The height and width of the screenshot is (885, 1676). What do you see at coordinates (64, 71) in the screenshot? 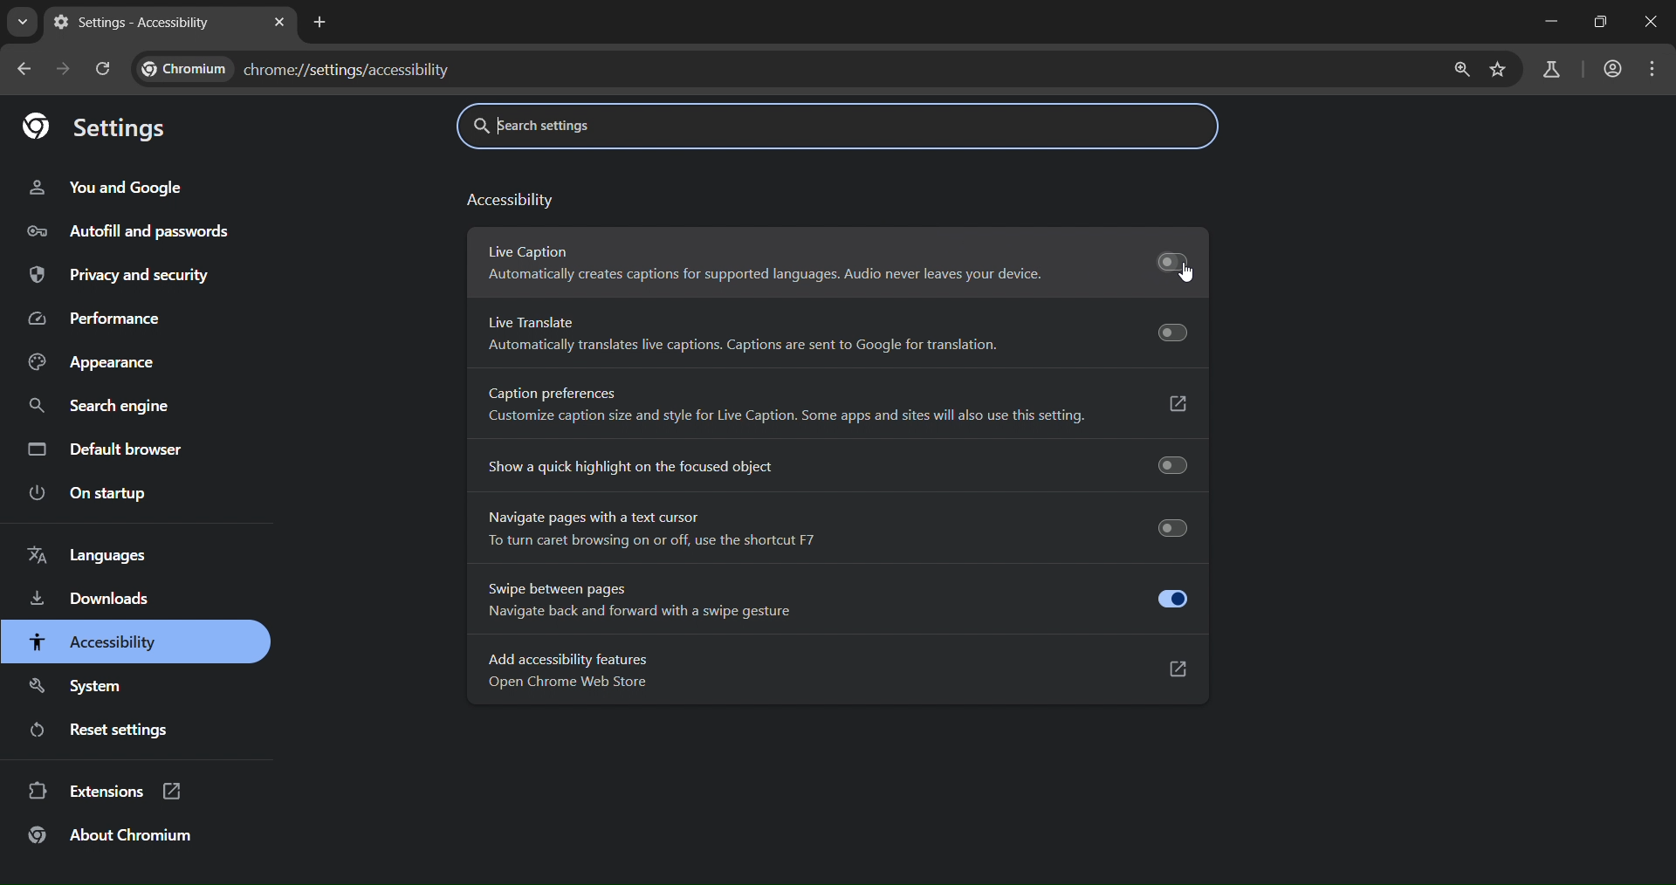
I see `go forward one page` at bounding box center [64, 71].